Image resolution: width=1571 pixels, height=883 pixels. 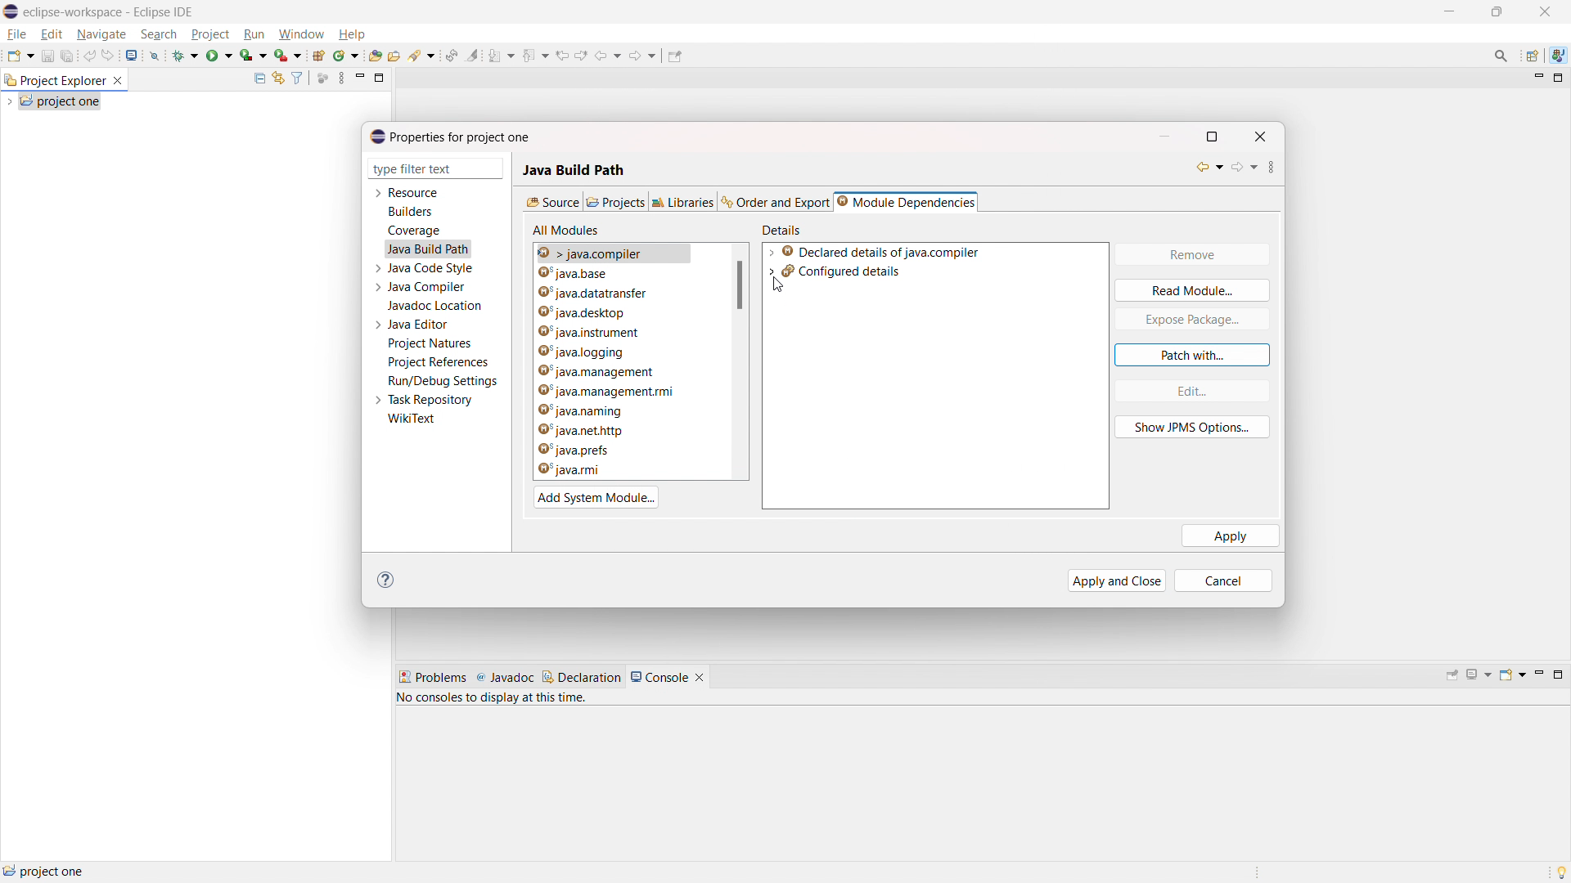 I want to click on apply, so click(x=1231, y=536).